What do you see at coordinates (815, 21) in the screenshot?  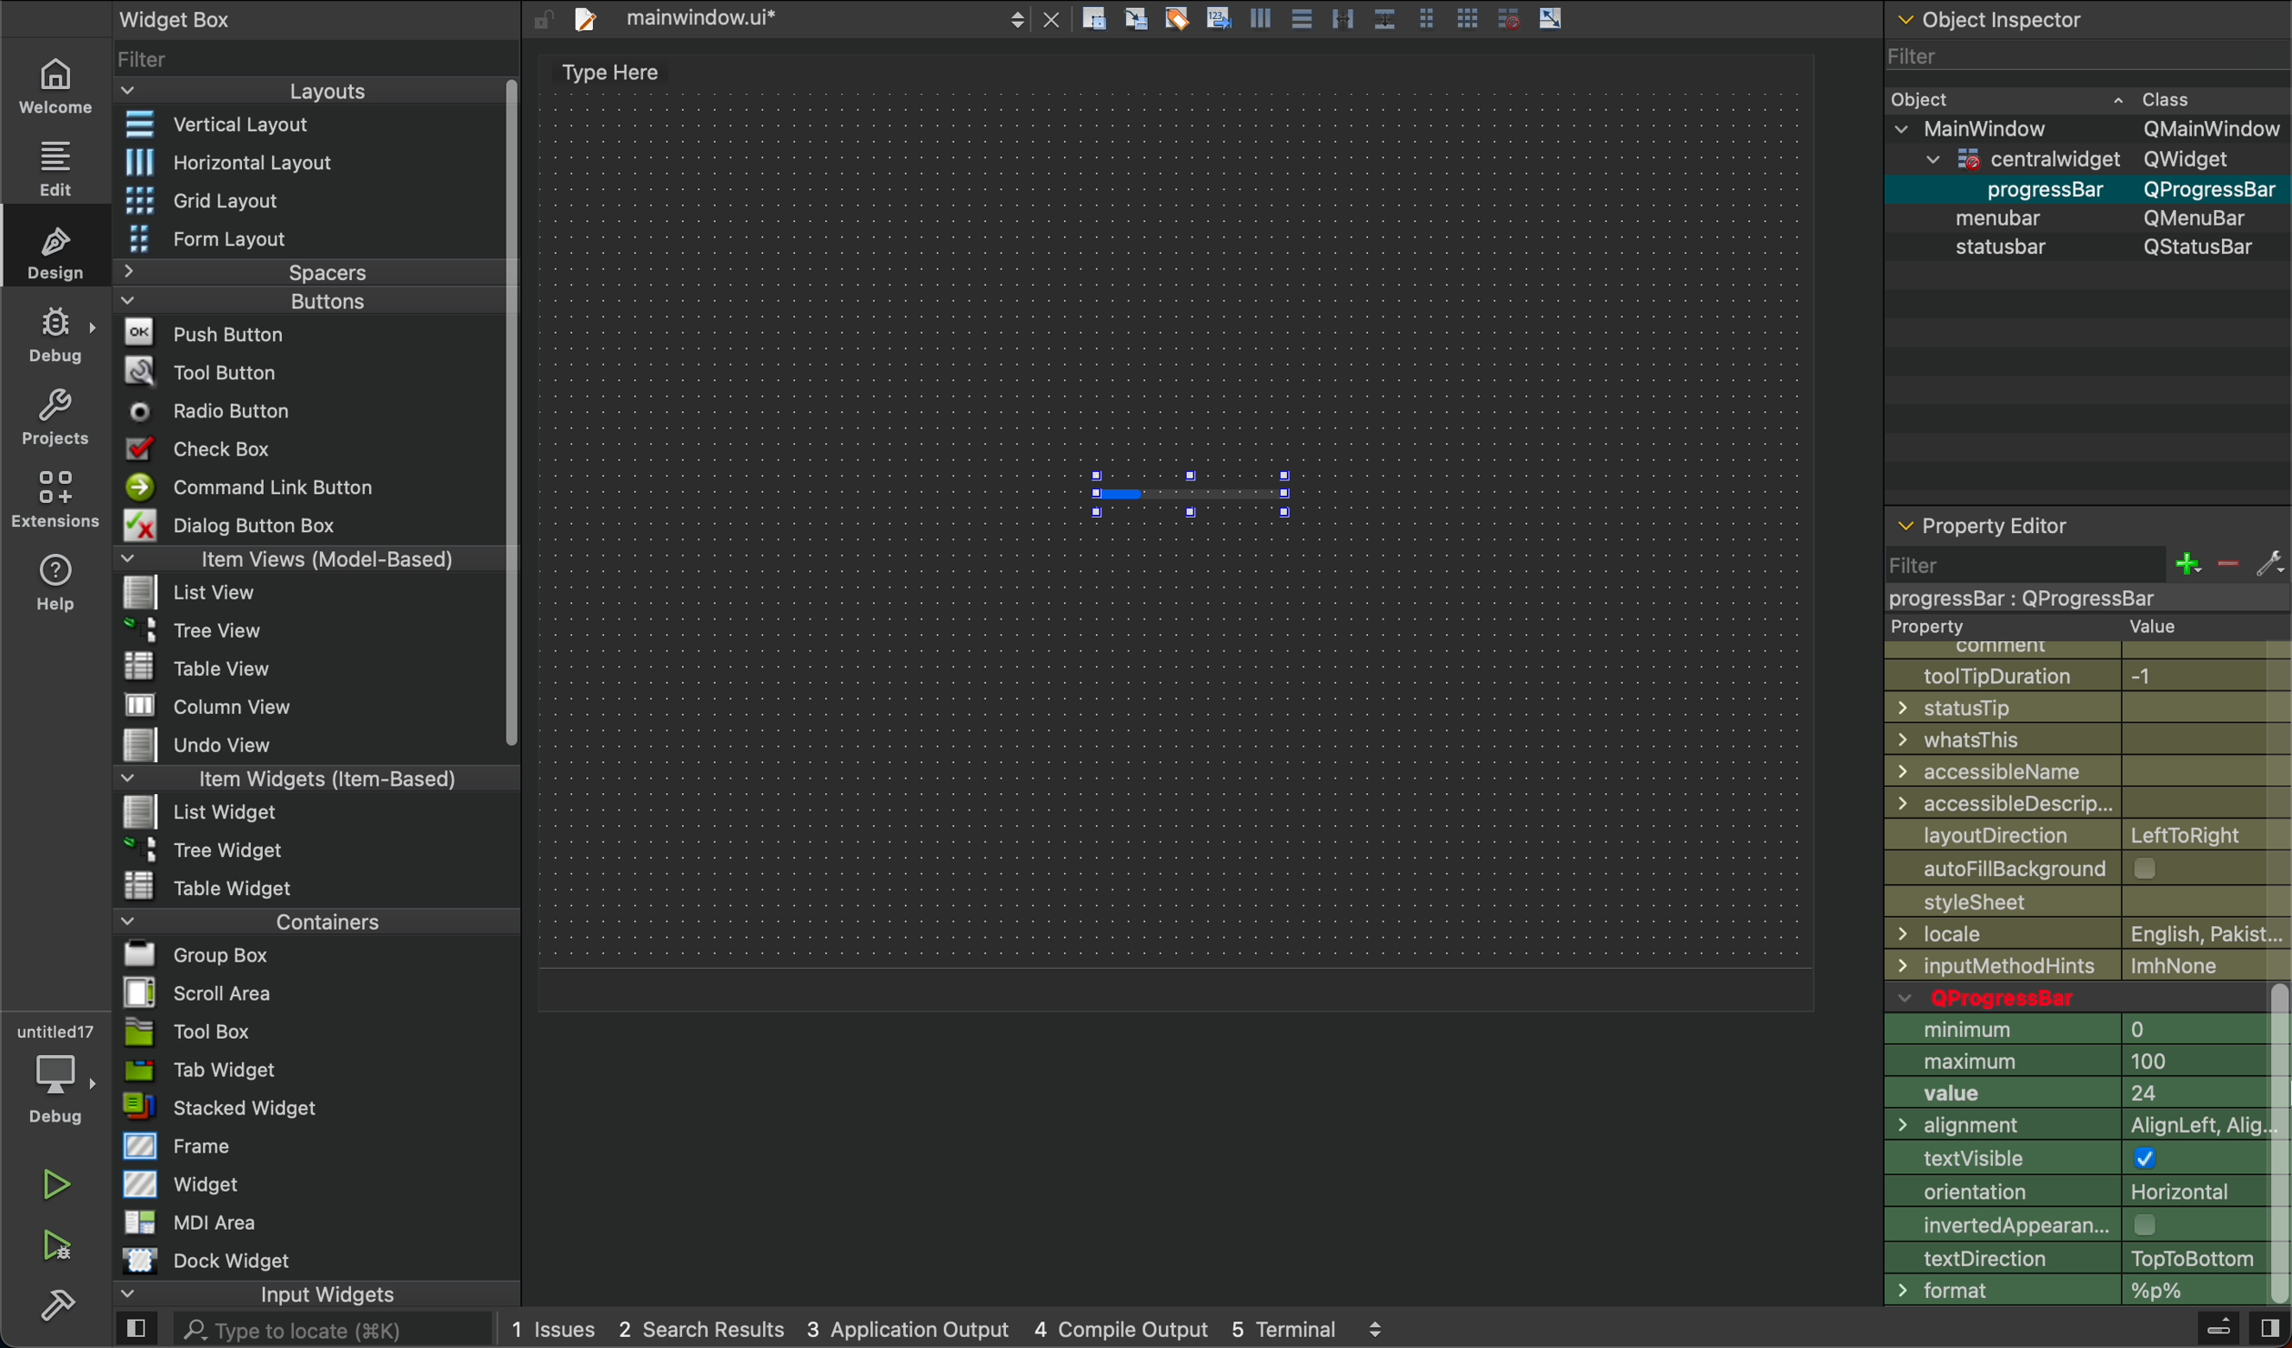 I see `file tab` at bounding box center [815, 21].